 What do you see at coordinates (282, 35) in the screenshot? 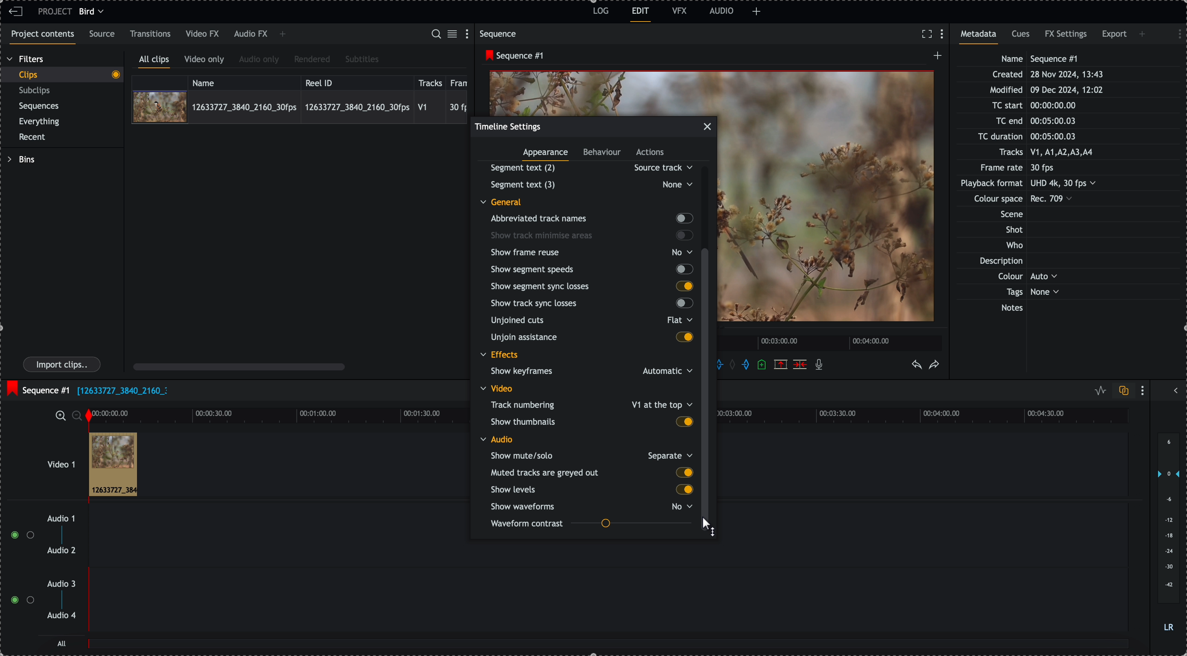
I see `add panel` at bounding box center [282, 35].